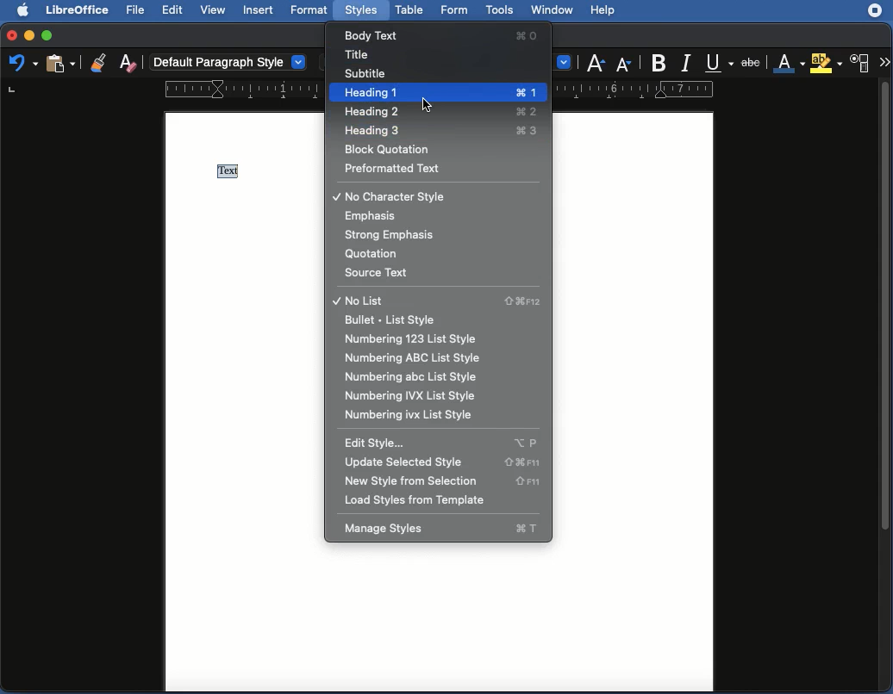 The height and width of the screenshot is (694, 893). What do you see at coordinates (553, 12) in the screenshot?
I see `Window` at bounding box center [553, 12].